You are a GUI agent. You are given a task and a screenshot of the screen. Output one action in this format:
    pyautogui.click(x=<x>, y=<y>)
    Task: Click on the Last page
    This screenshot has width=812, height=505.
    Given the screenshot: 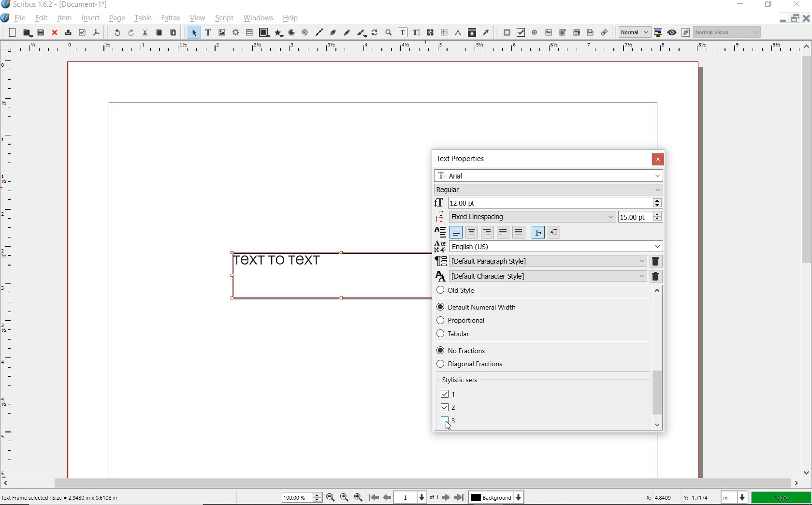 What is the action you would take?
    pyautogui.click(x=457, y=497)
    